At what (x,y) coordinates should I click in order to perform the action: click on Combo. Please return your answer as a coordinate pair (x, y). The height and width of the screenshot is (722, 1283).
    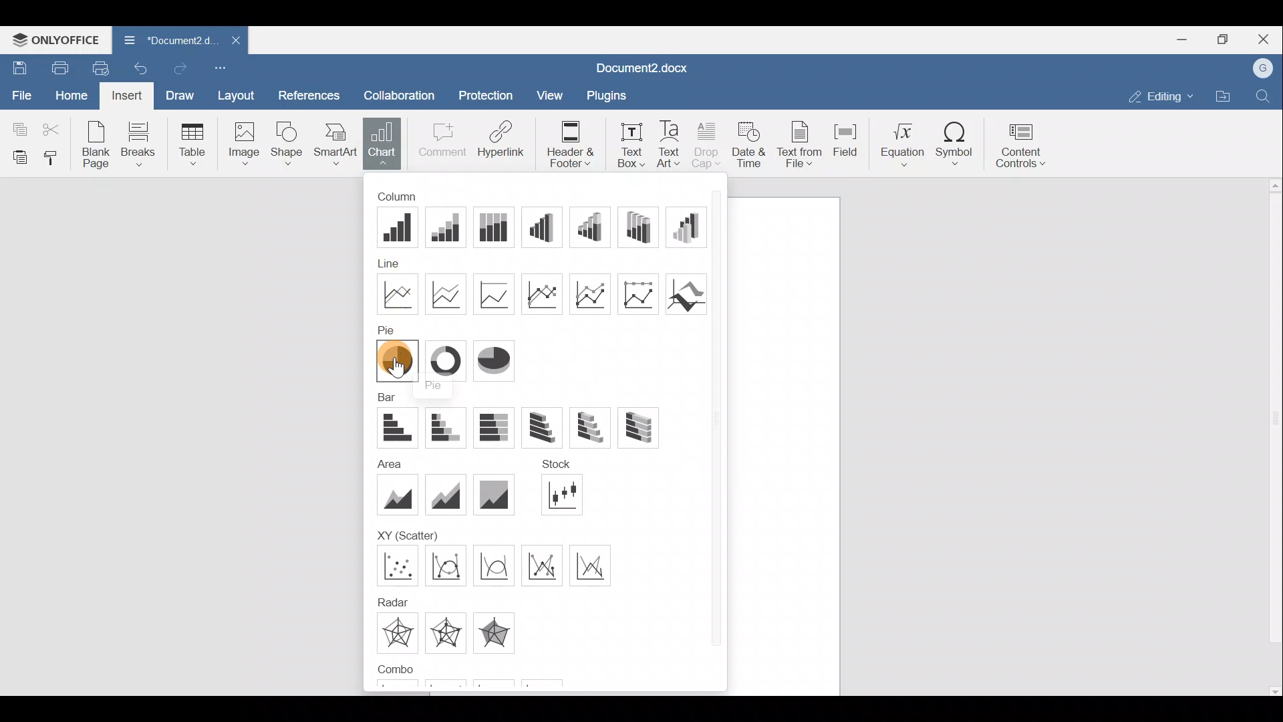
    Looking at the image, I should click on (397, 669).